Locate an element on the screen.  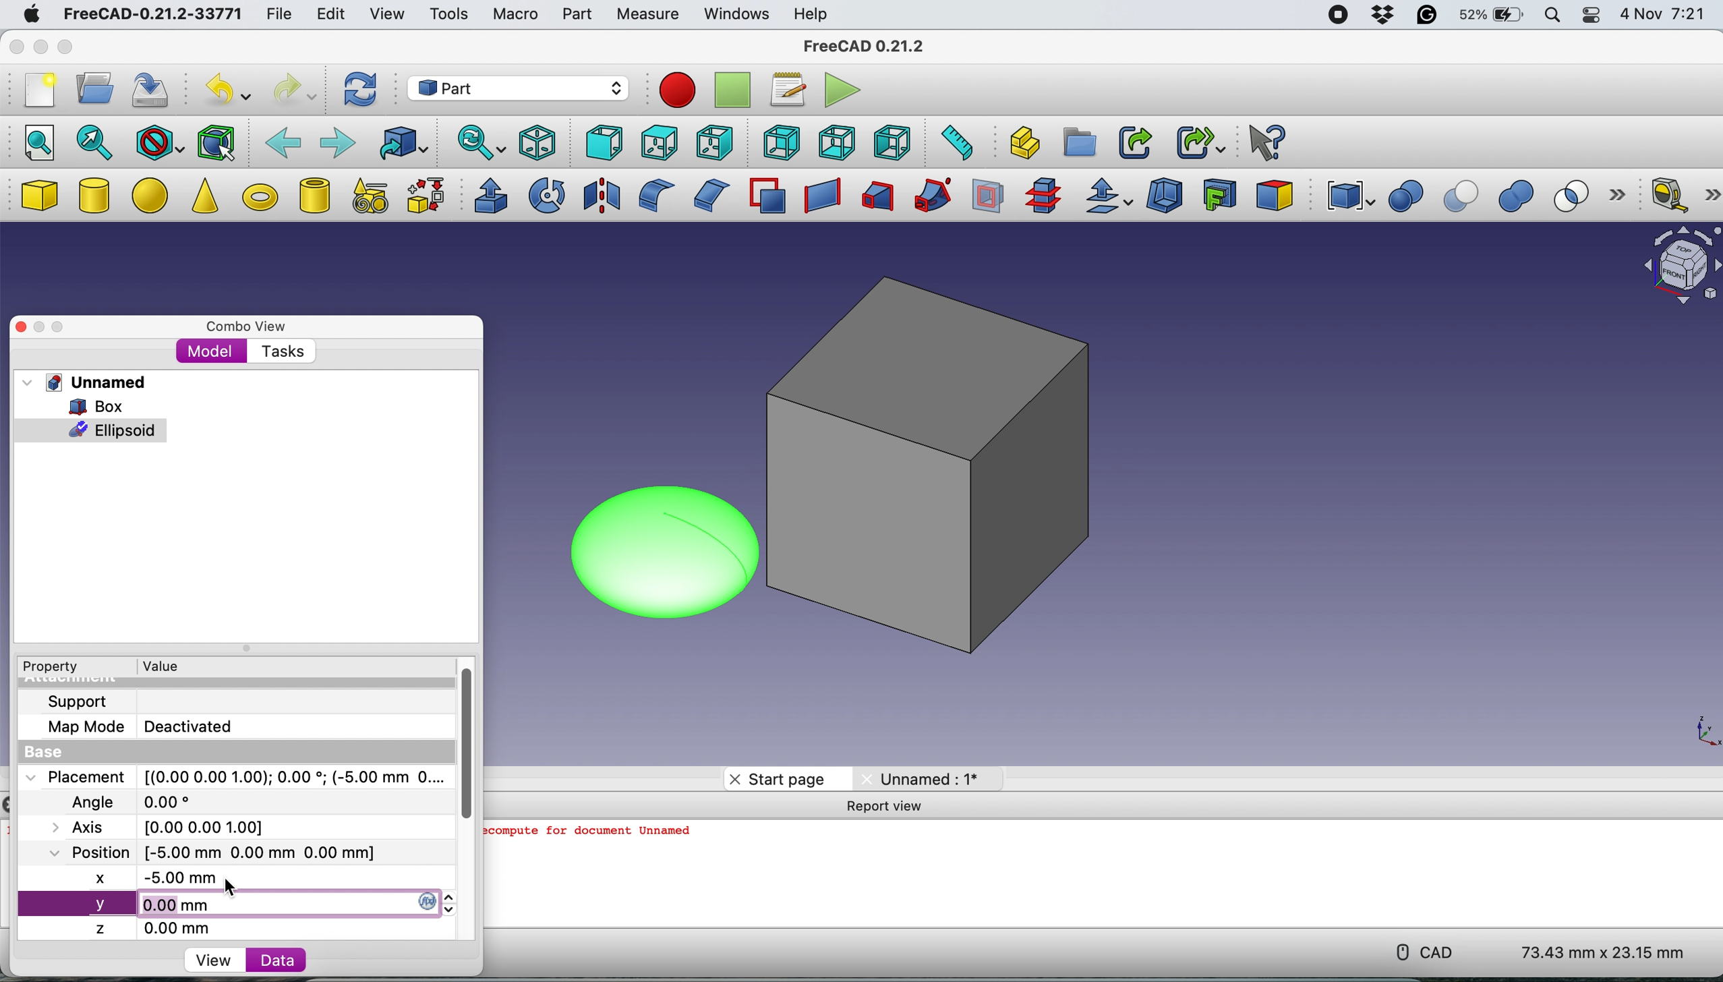
more options is located at coordinates (1623, 196).